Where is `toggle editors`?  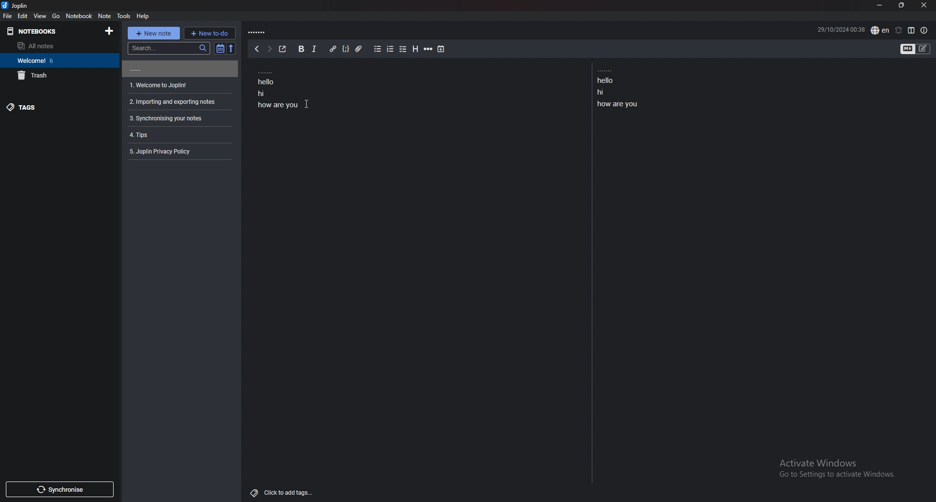
toggle editors is located at coordinates (908, 49).